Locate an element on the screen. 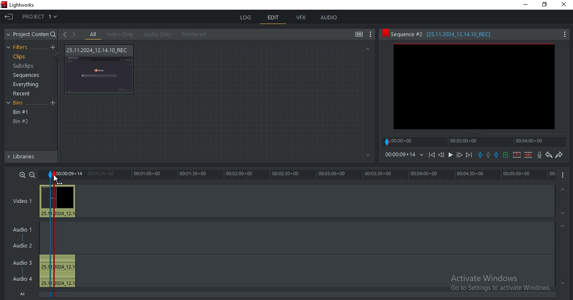  Up is located at coordinates (367, 49).